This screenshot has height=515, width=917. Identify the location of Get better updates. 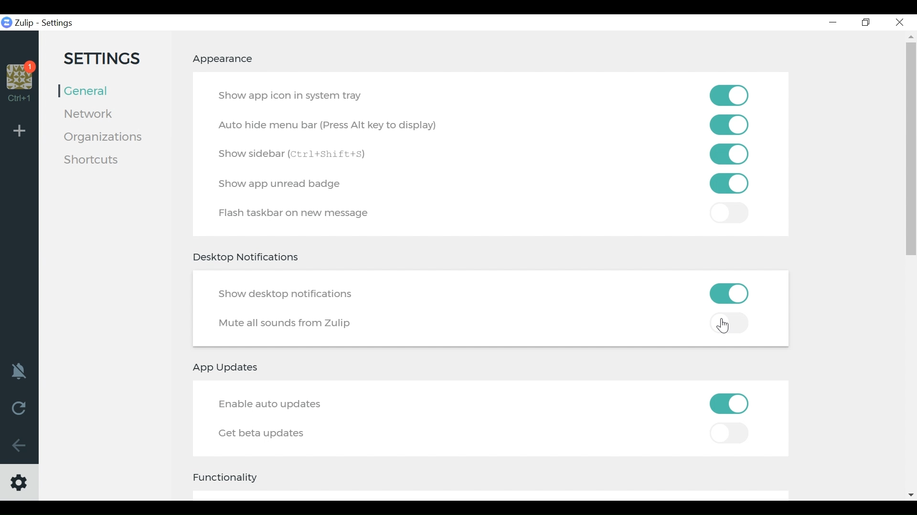
(263, 433).